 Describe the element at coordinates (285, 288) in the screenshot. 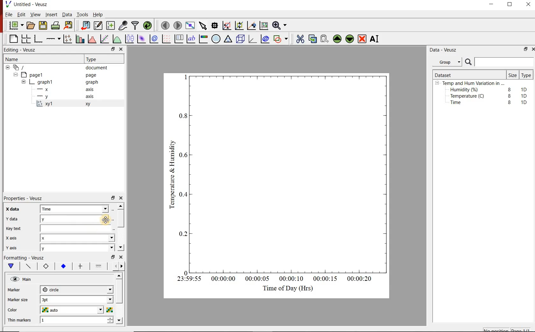

I see `Time of Day (Hrs)` at that location.